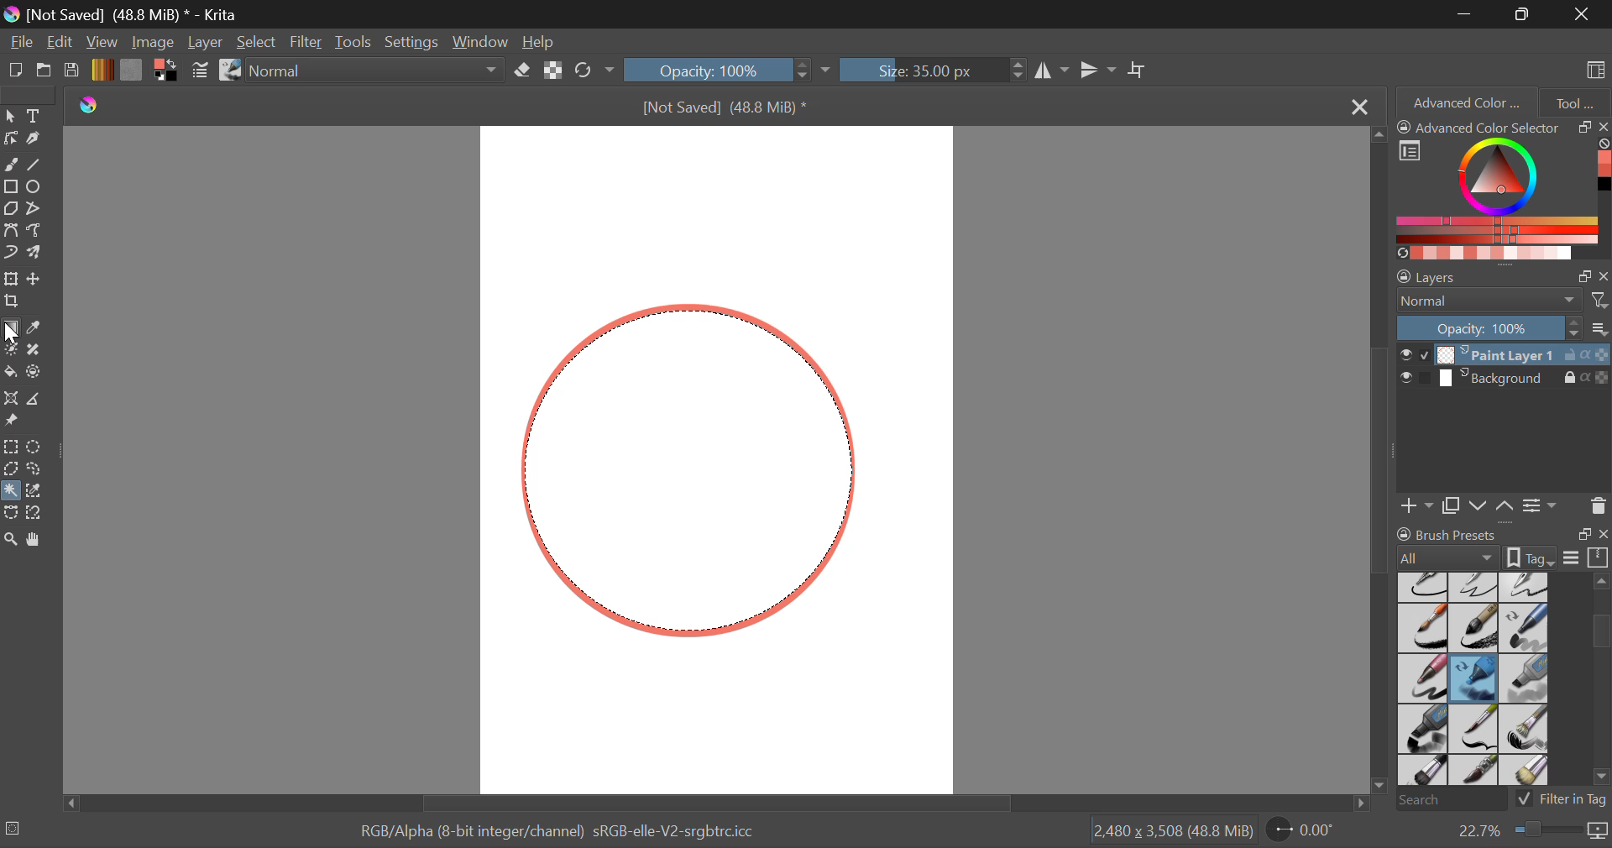  What do you see at coordinates (1465, 102) in the screenshot?
I see `Advanced Color Selector Tab Open` at bounding box center [1465, 102].